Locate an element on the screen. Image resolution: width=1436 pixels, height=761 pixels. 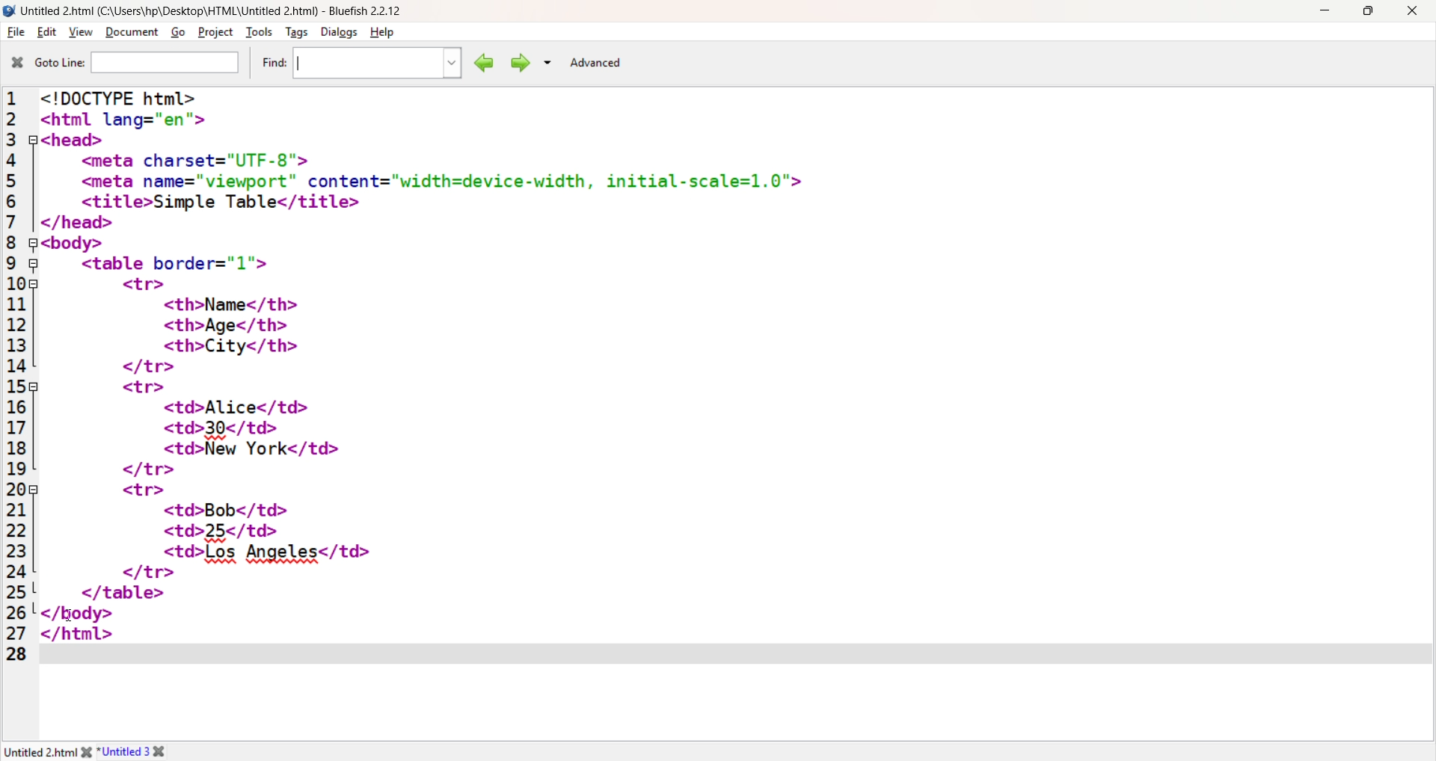
close file 2 is located at coordinates (165, 751).